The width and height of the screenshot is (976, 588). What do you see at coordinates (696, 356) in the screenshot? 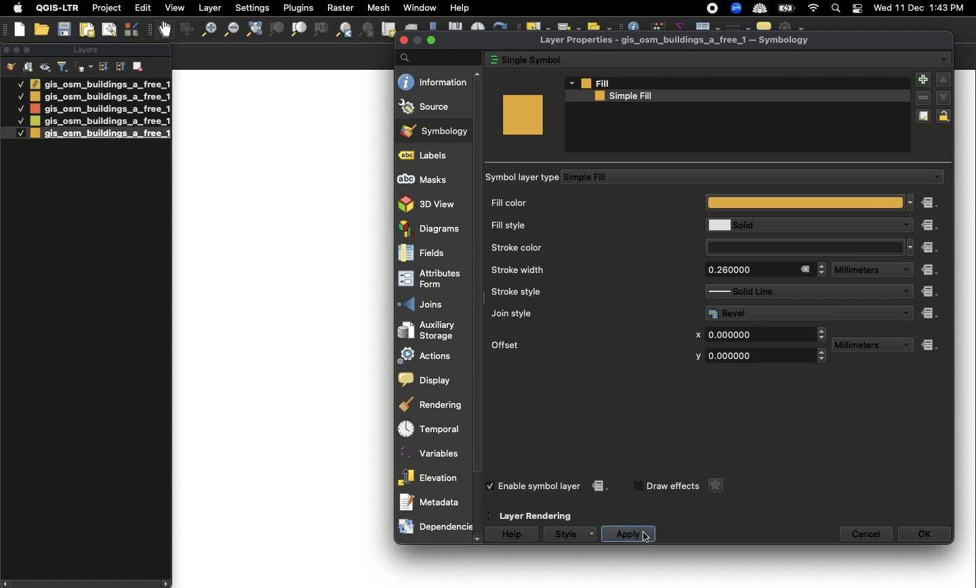
I see `y` at bounding box center [696, 356].